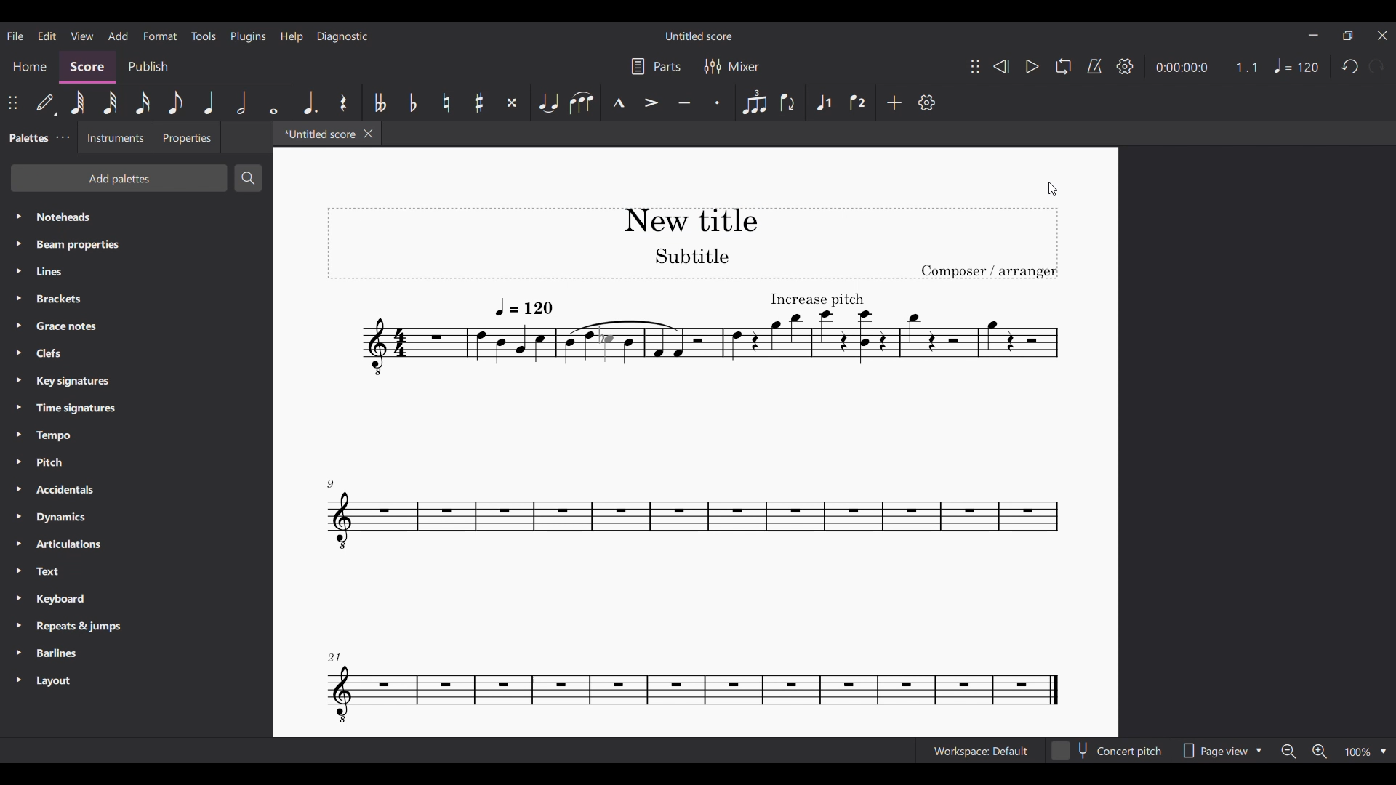 Image resolution: width=1396 pixels, height=785 pixels. What do you see at coordinates (12, 102) in the screenshot?
I see `Change position ` at bounding box center [12, 102].